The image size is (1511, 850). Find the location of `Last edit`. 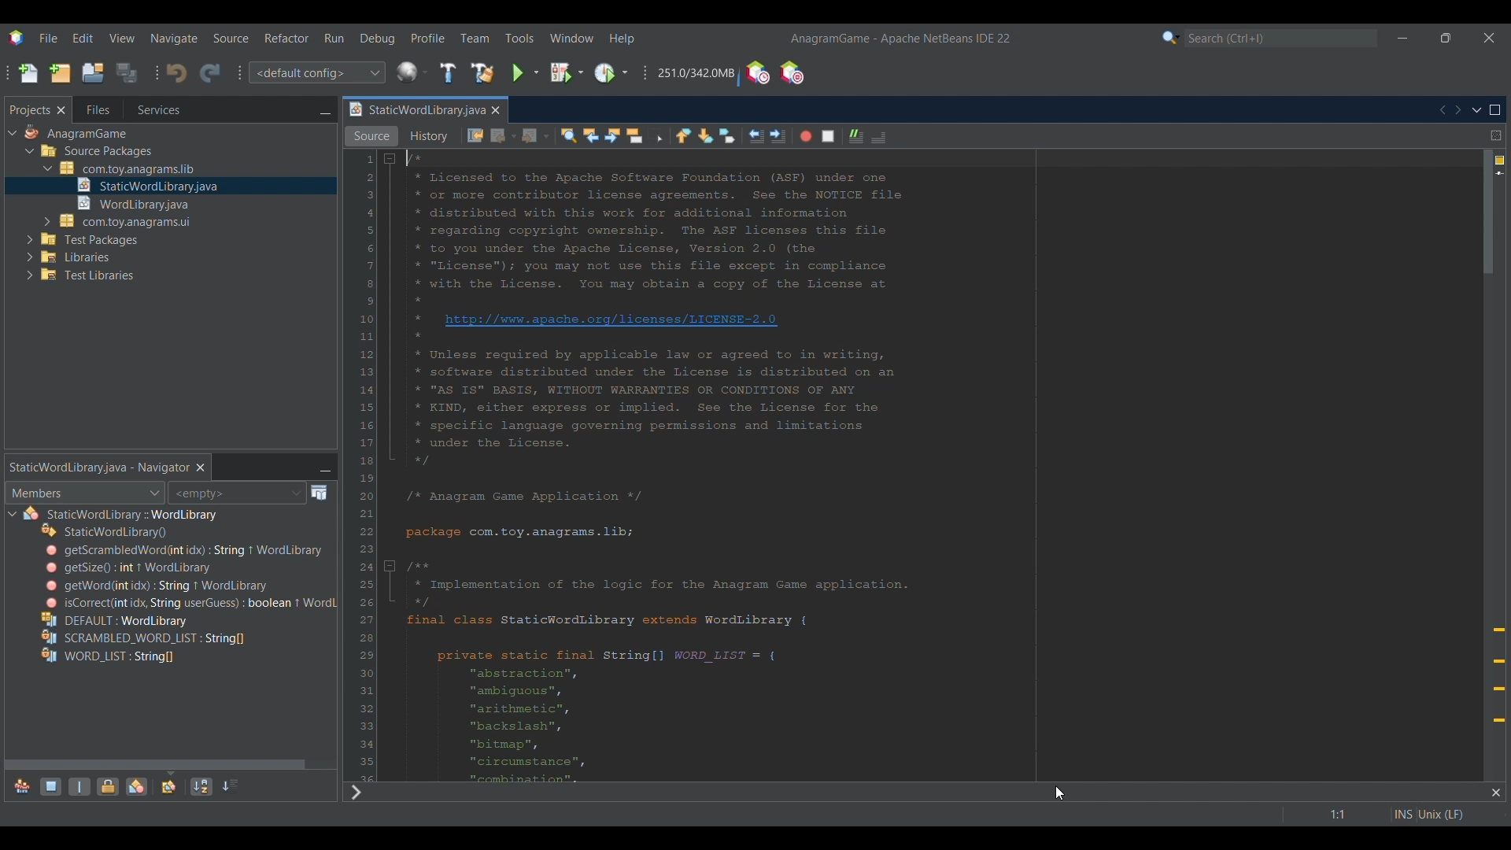

Last edit is located at coordinates (475, 135).